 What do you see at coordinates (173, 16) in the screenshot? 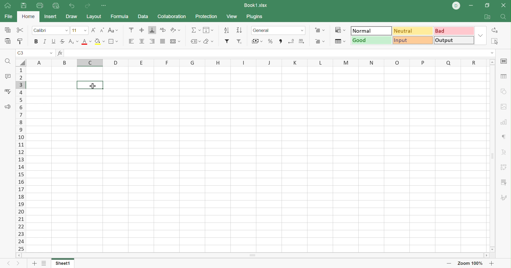
I see `Collaboration` at bounding box center [173, 16].